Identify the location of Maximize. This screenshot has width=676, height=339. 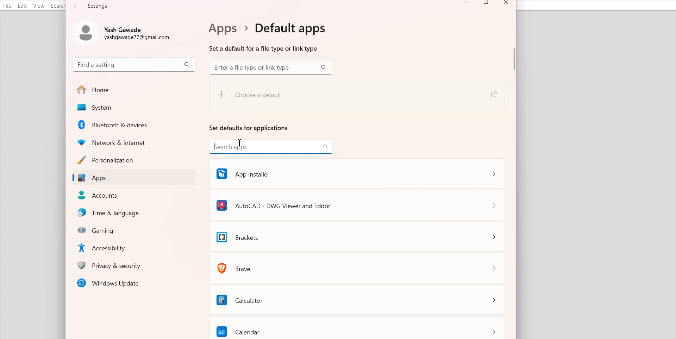
(487, 4).